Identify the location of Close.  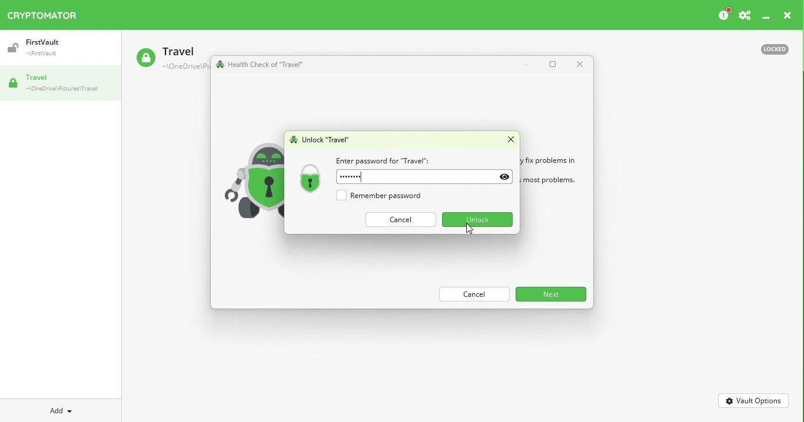
(580, 65).